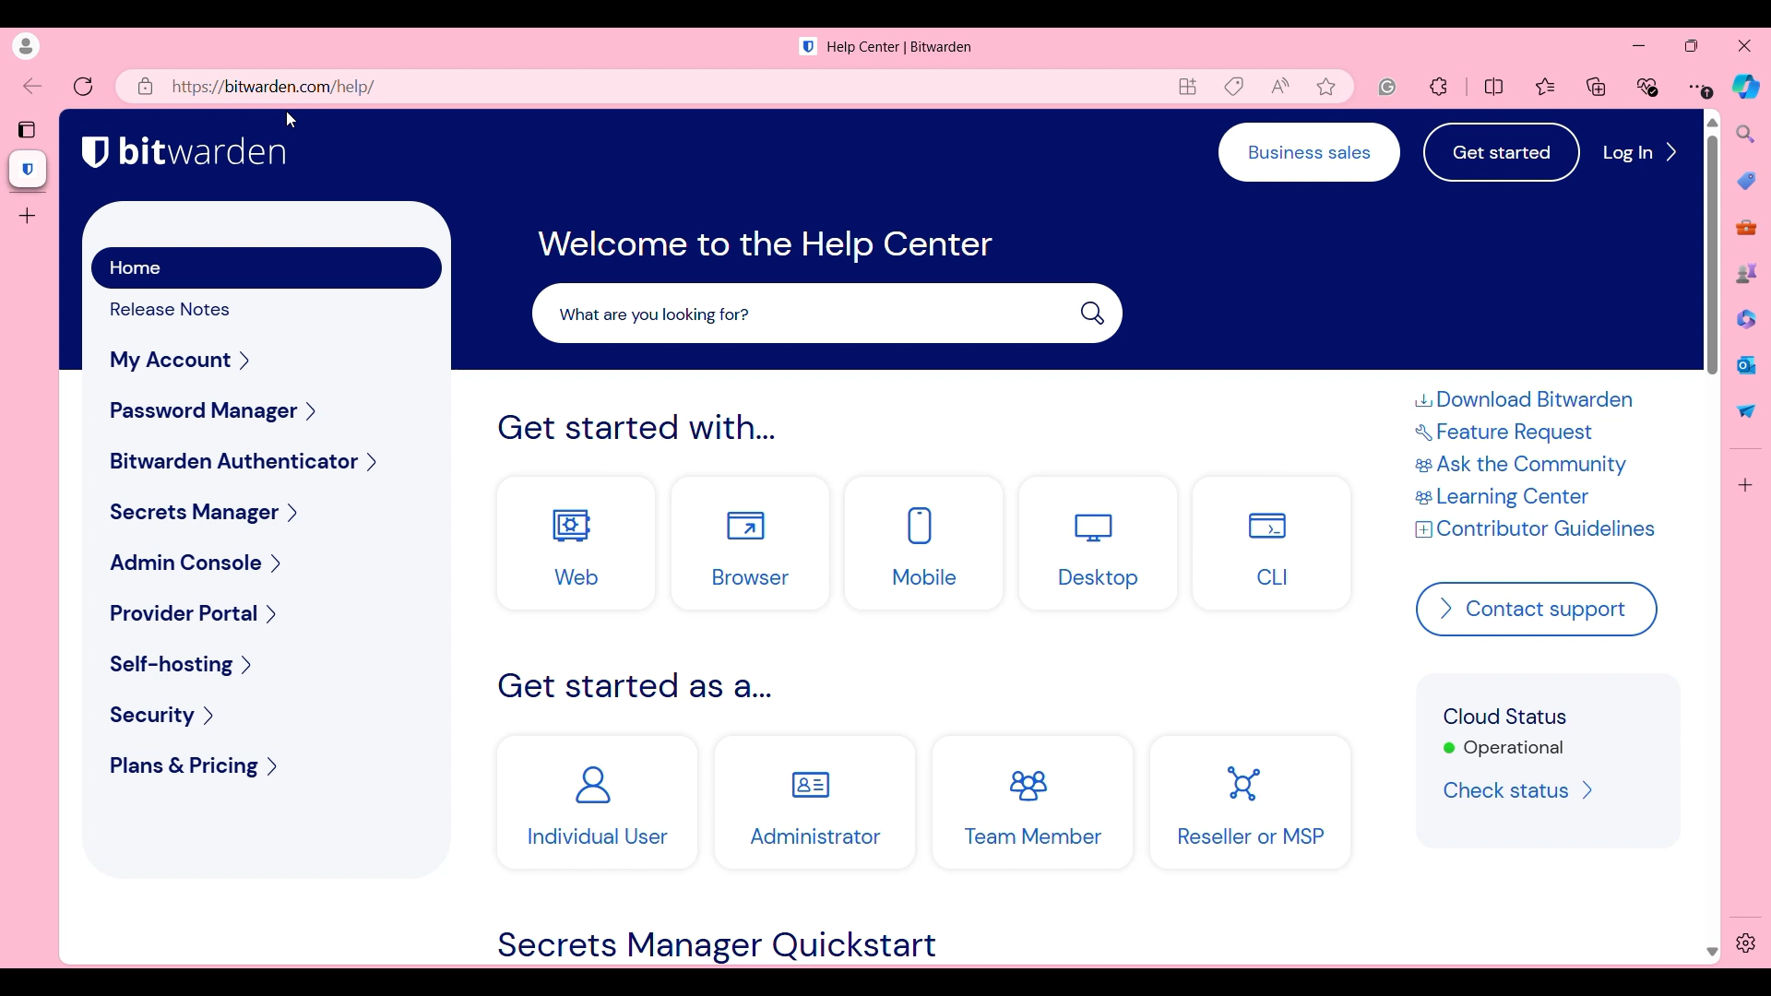  I want to click on Ask the community, so click(1526, 464).